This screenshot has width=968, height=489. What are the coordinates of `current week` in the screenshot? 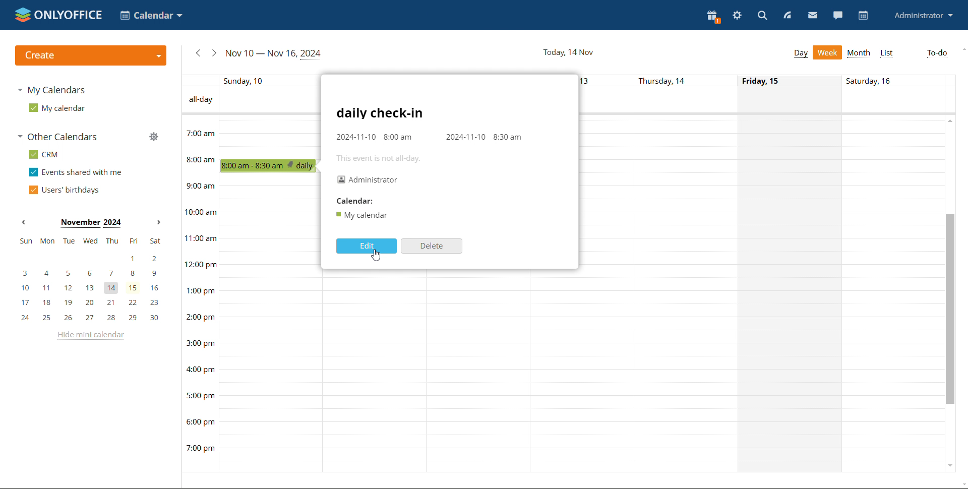 It's located at (274, 54).